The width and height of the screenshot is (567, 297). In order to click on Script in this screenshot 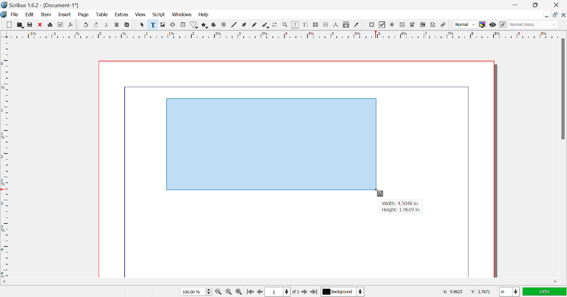, I will do `click(158, 15)`.